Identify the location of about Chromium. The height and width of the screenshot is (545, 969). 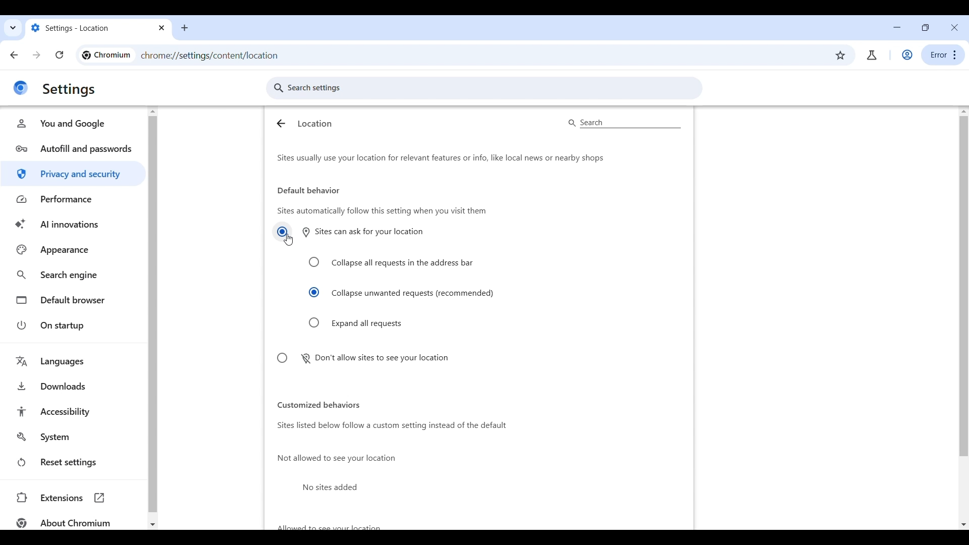
(61, 522).